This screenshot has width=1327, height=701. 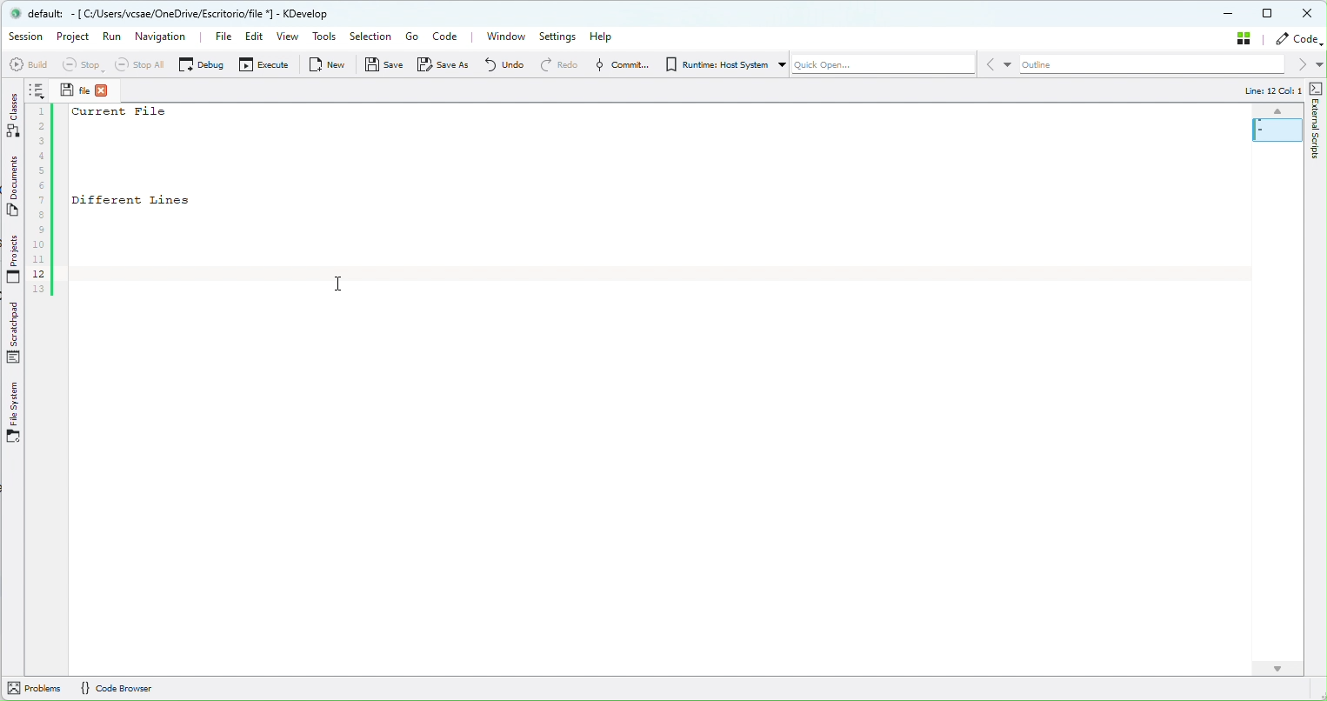 I want to click on Save, so click(x=383, y=64).